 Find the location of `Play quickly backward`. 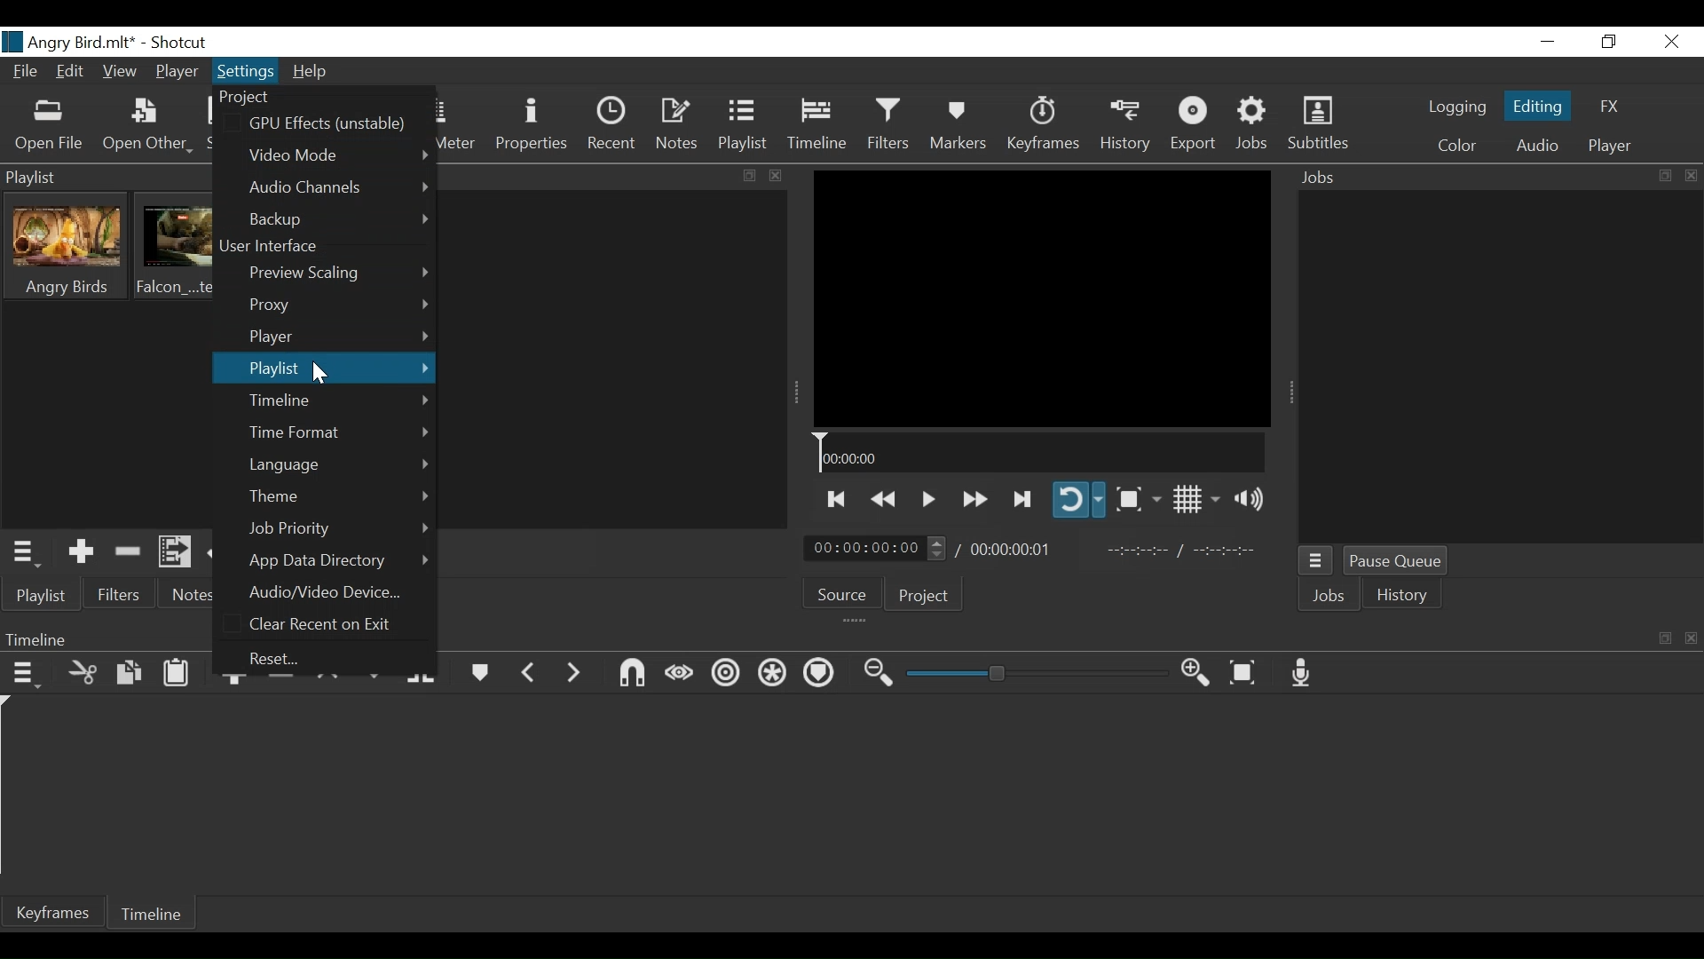

Play quickly backward is located at coordinates (885, 499).